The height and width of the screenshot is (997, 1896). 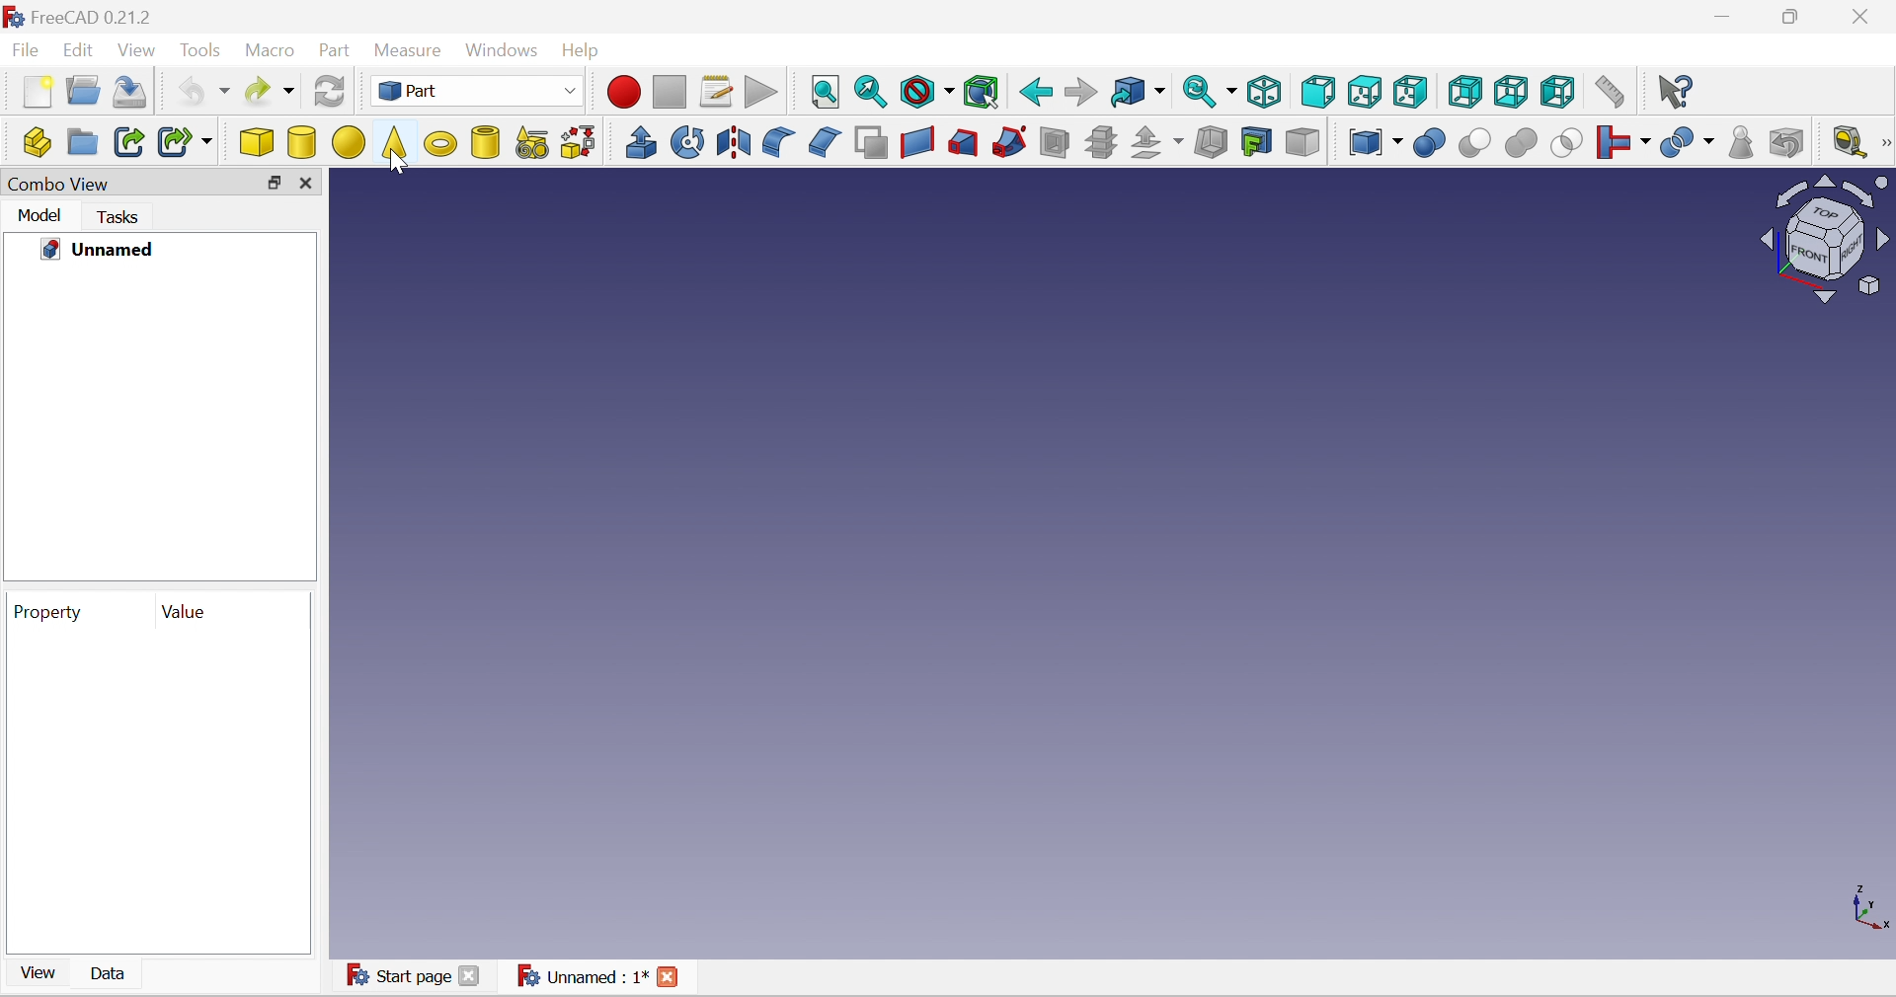 What do you see at coordinates (397, 142) in the screenshot?
I see `Cone` at bounding box center [397, 142].